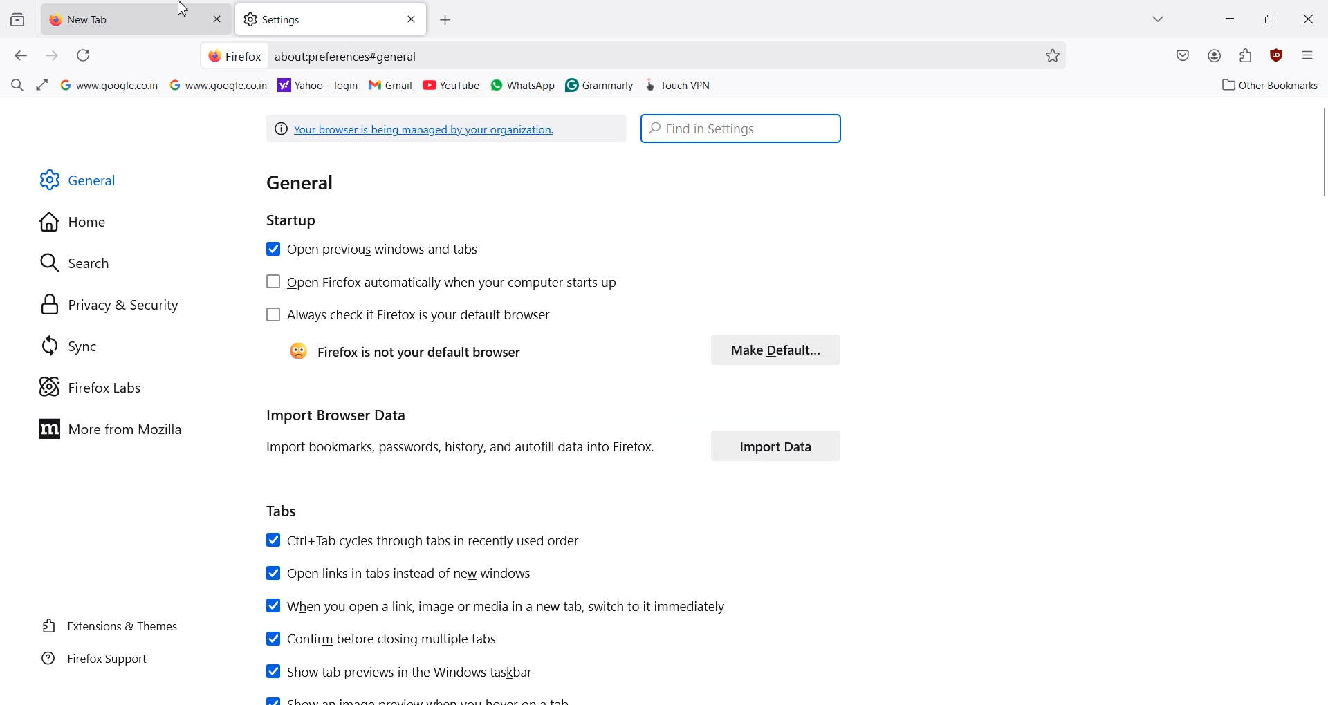  Describe the element at coordinates (777, 349) in the screenshot. I see `Make Default` at that location.